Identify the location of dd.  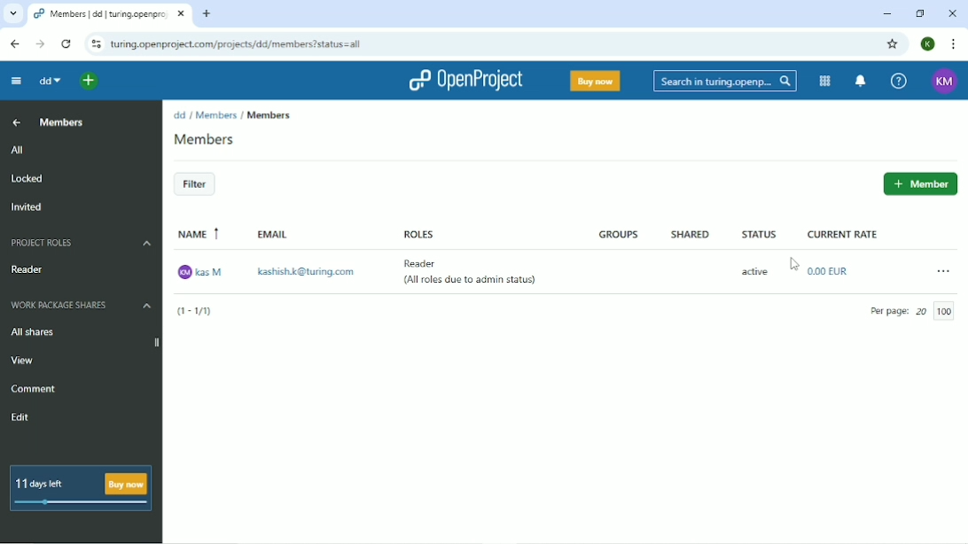
(179, 115).